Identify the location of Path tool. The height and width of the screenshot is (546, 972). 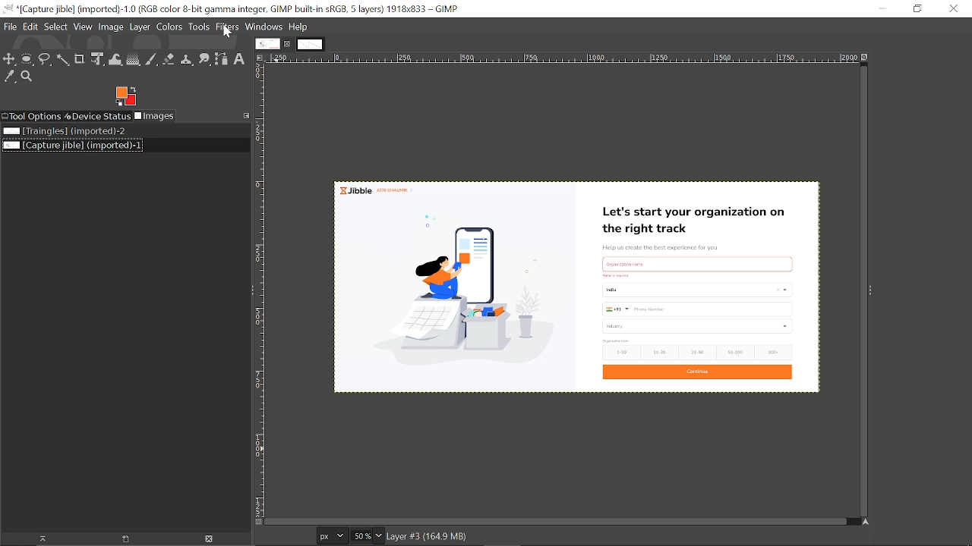
(221, 58).